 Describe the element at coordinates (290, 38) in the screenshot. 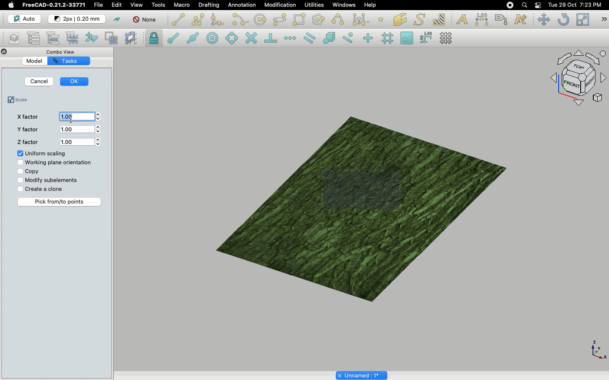

I see `Snap extension` at that location.